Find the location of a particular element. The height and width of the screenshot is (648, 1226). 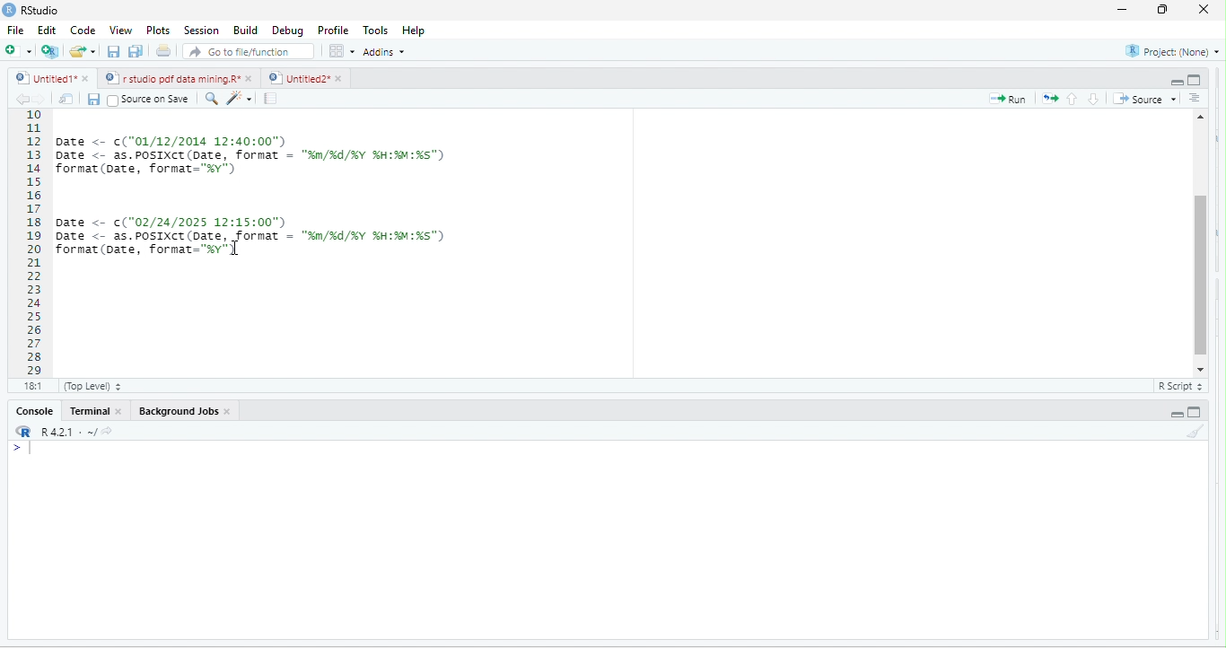

View is located at coordinates (120, 30).